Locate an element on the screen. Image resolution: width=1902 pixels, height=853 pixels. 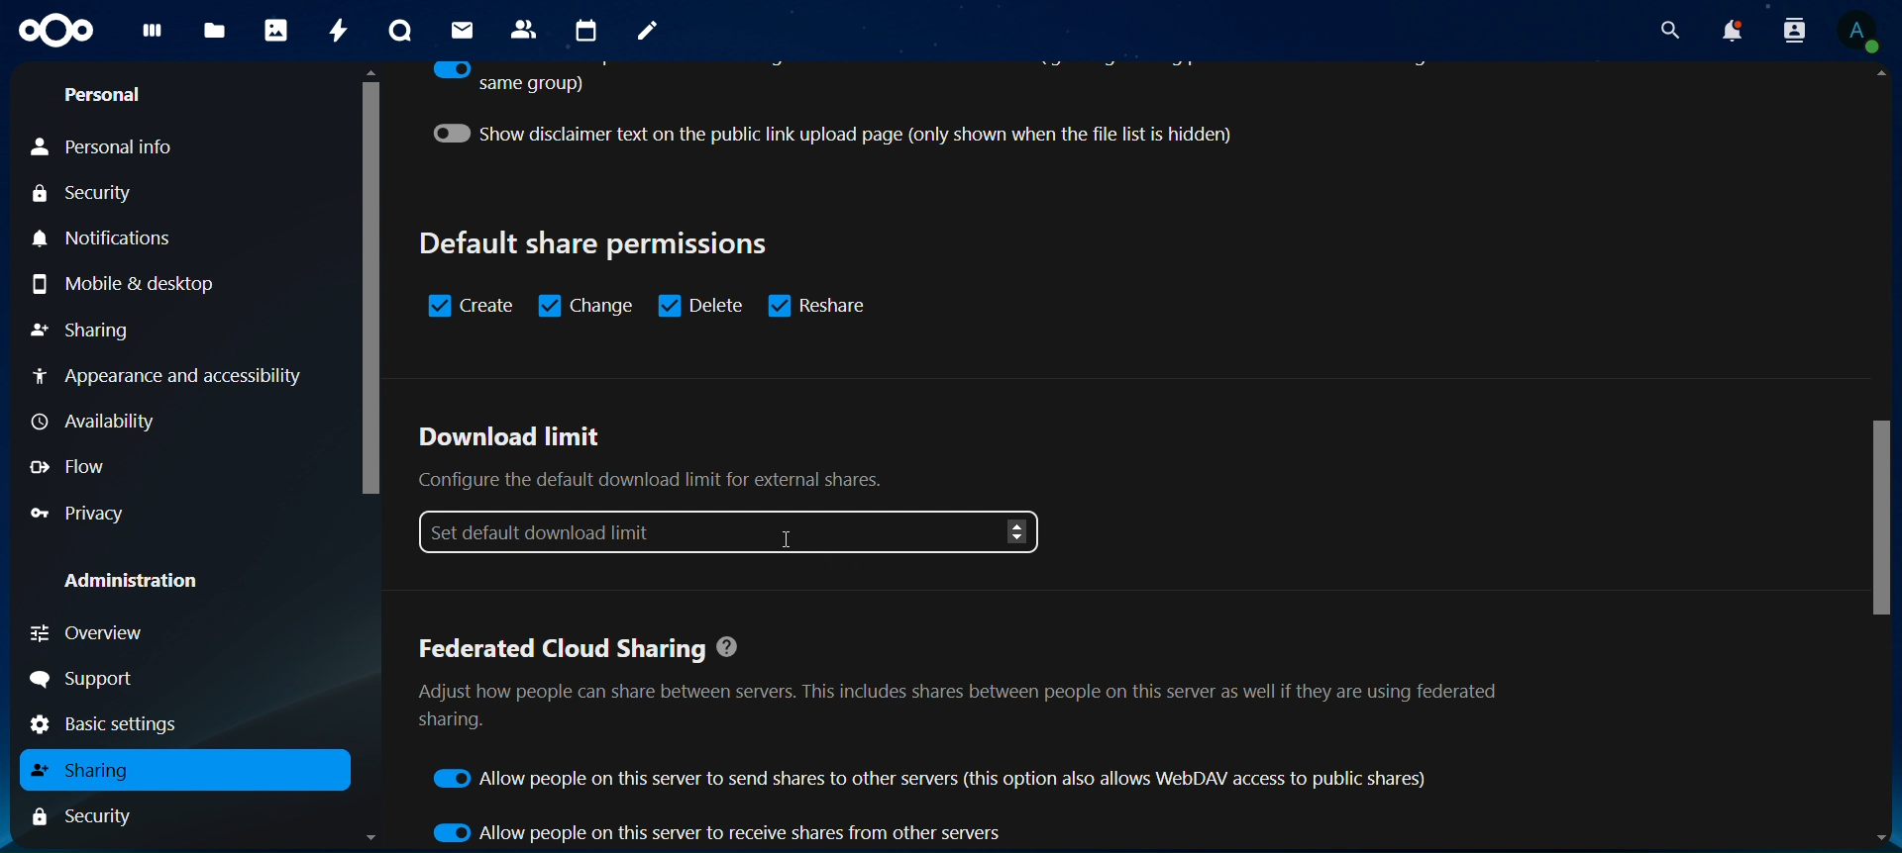
personal is located at coordinates (107, 93).